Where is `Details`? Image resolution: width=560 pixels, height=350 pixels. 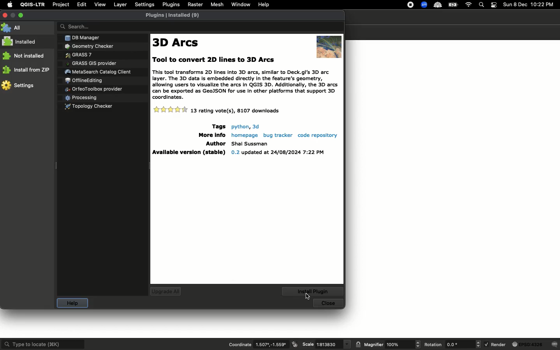 Details is located at coordinates (247, 111).